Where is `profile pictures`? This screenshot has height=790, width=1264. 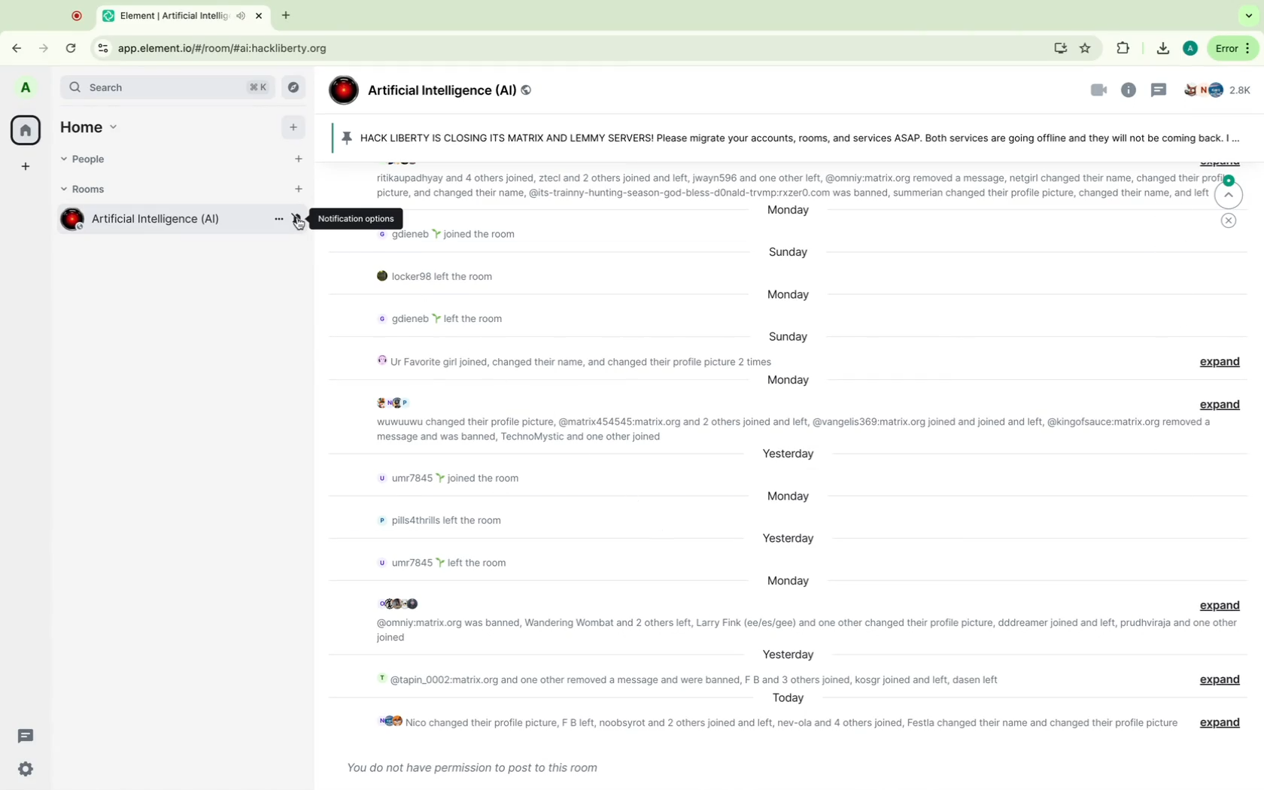 profile pictures is located at coordinates (401, 602).